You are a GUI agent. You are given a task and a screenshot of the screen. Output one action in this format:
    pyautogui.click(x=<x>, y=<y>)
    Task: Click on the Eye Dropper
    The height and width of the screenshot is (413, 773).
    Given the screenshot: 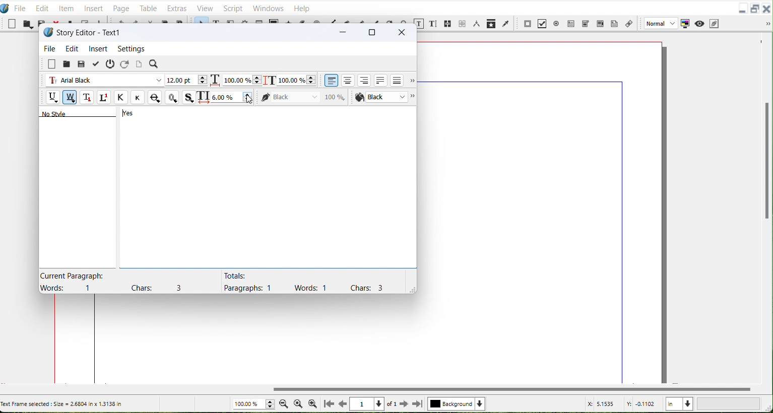 What is the action you would take?
    pyautogui.click(x=506, y=23)
    